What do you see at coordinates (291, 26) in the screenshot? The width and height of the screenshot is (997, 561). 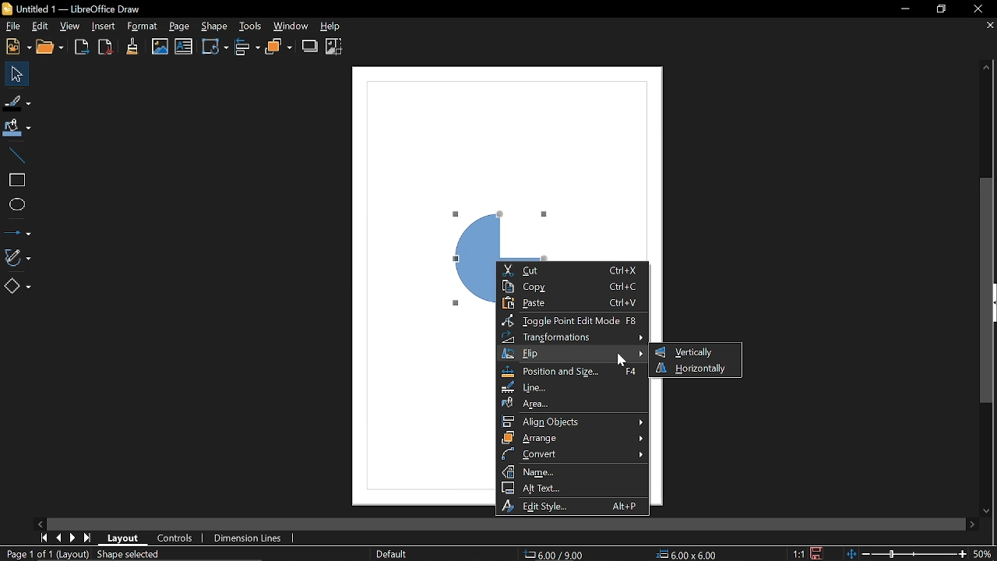 I see `Window` at bounding box center [291, 26].